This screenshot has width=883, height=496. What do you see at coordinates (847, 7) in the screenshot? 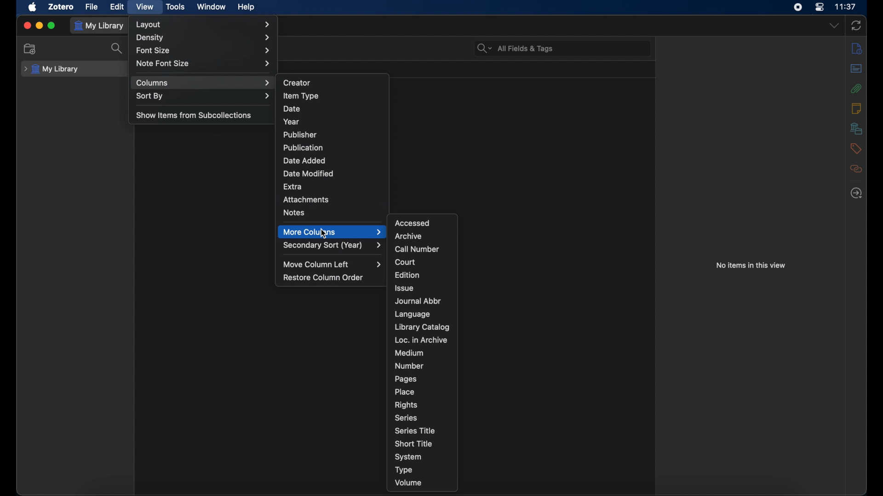
I see `time` at bounding box center [847, 7].